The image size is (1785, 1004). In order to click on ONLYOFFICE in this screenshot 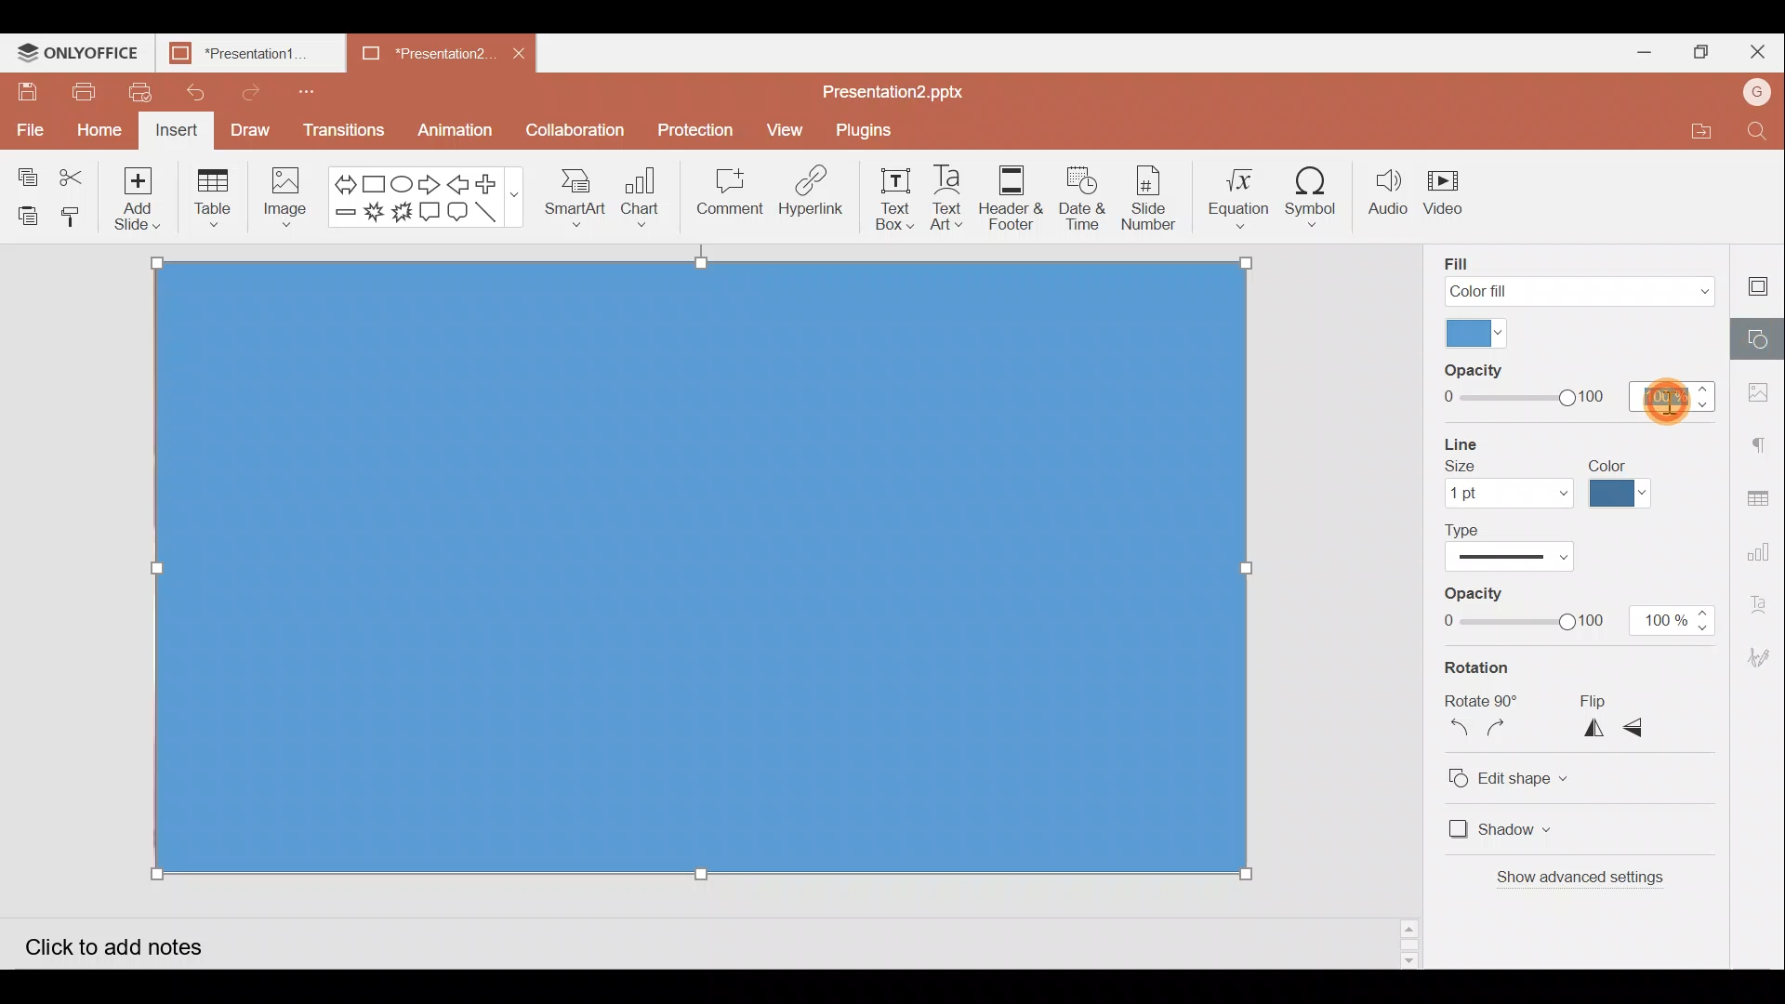, I will do `click(78, 51)`.